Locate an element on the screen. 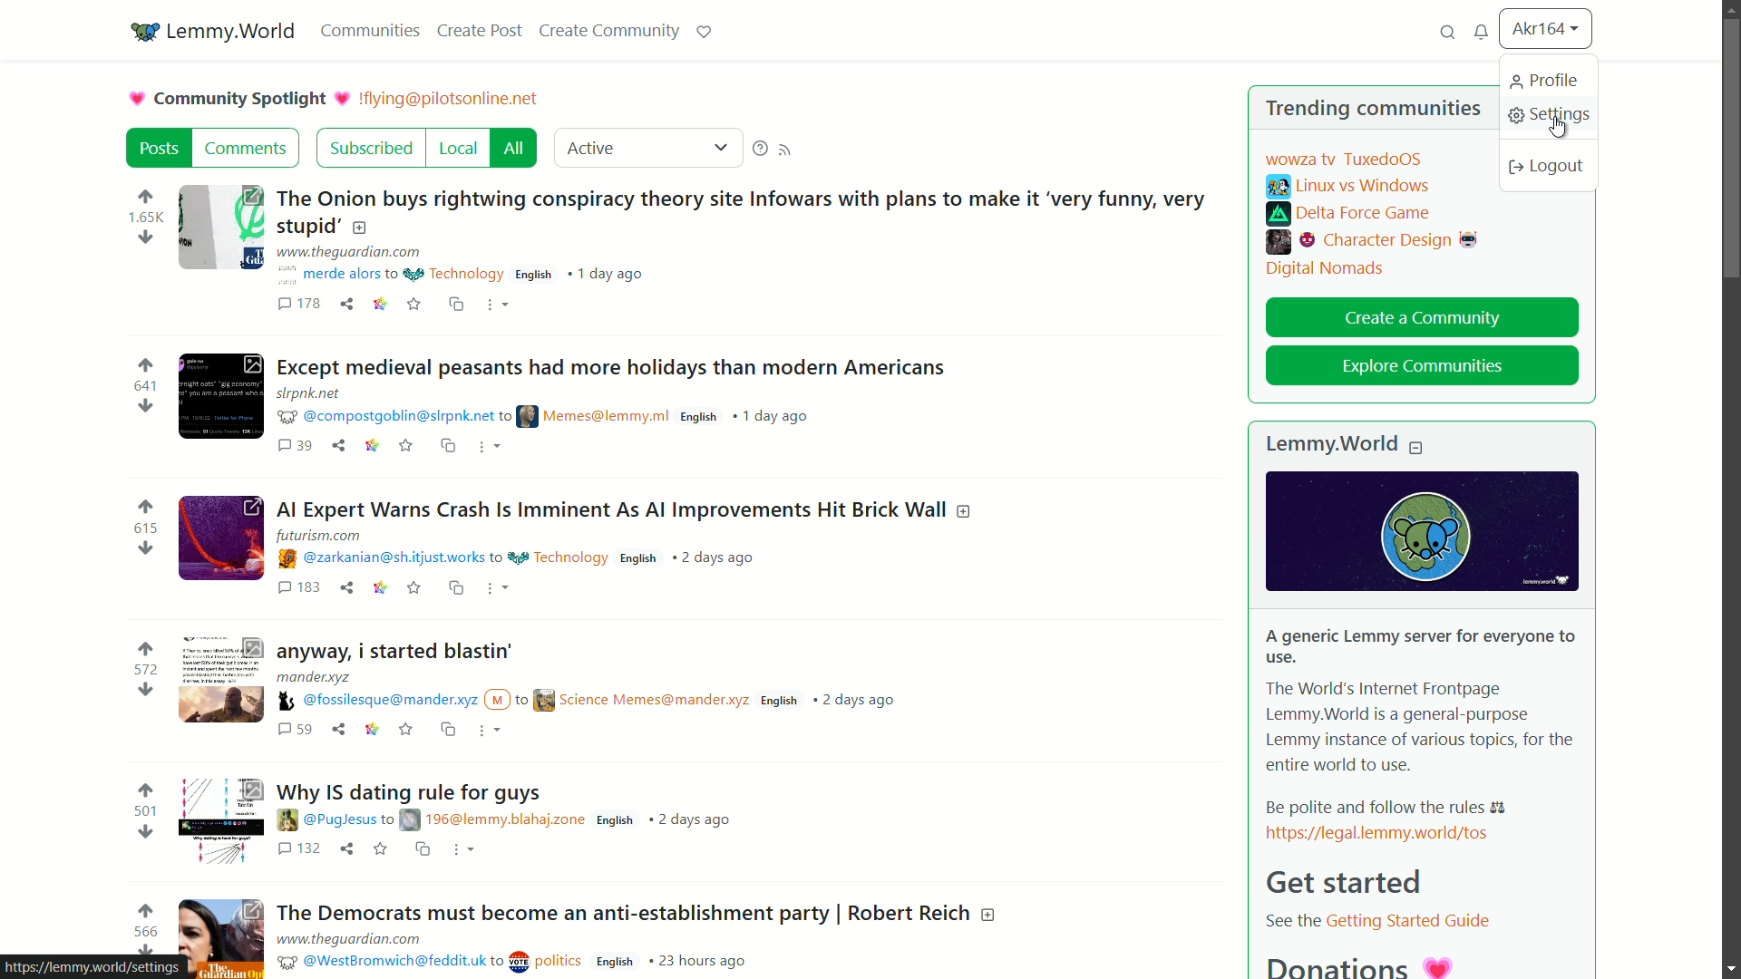  lemmyworld is located at coordinates (1333, 445).